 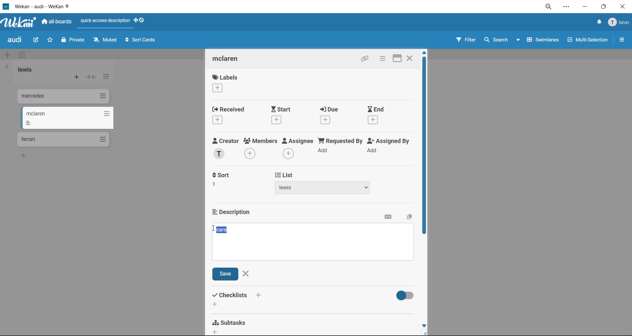 I want to click on text cursor, so click(x=212, y=228).